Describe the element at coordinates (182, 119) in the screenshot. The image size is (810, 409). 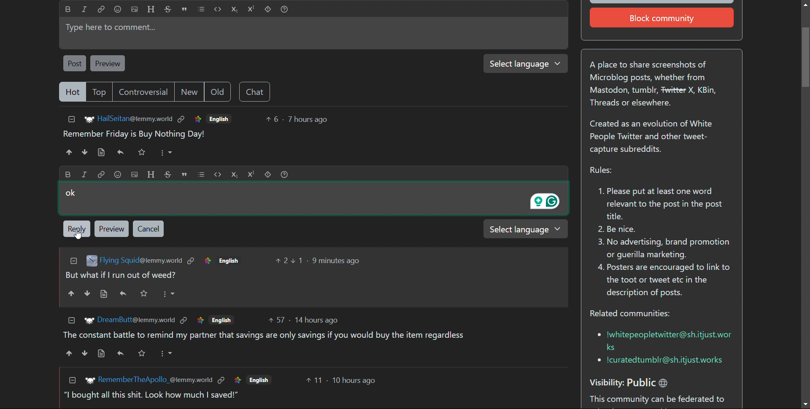
I see `link` at that location.